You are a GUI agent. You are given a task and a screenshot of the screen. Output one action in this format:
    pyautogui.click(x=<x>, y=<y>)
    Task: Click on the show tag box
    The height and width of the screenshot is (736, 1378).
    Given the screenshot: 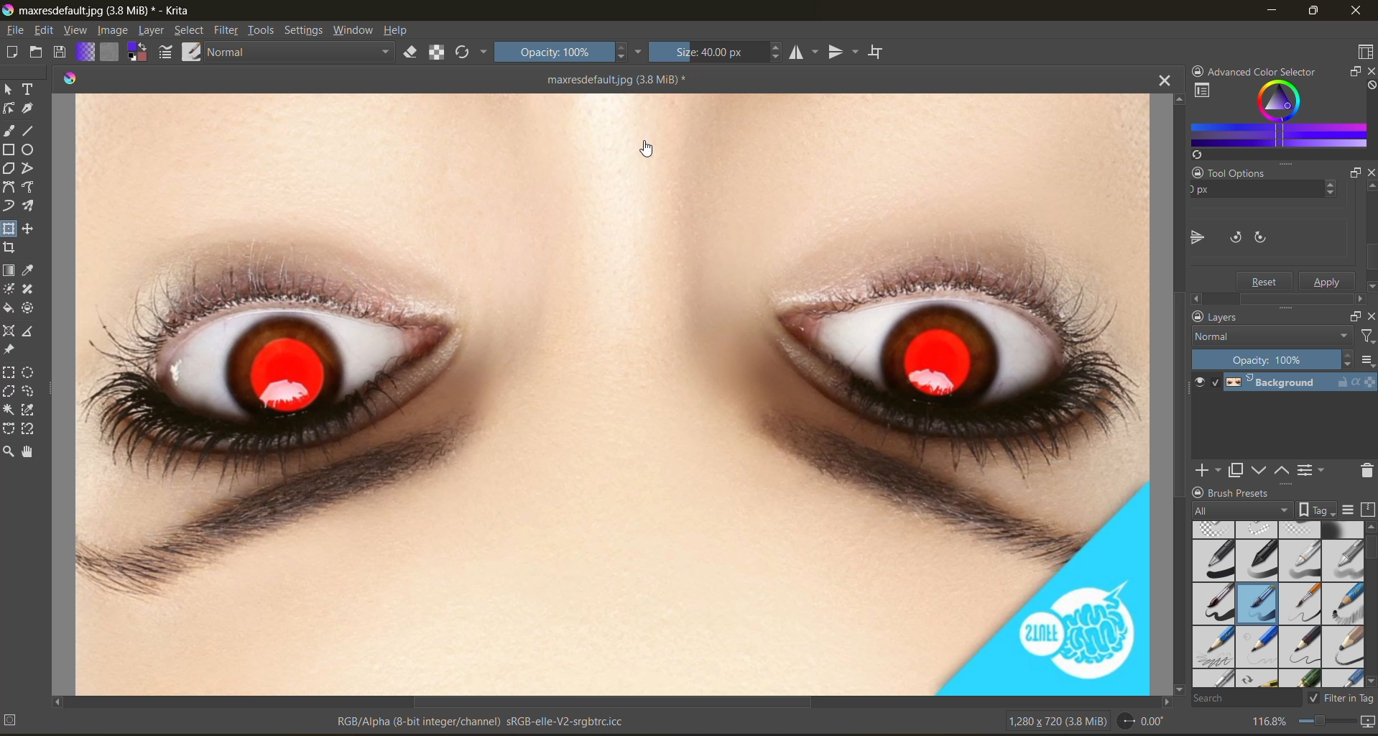 What is the action you would take?
    pyautogui.click(x=1317, y=509)
    